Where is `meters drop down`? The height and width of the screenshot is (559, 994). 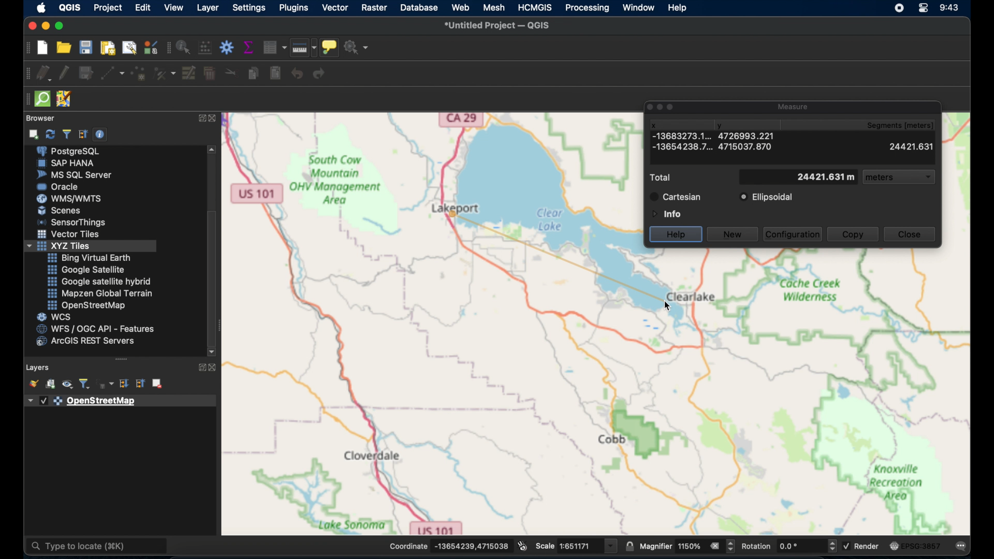 meters drop down is located at coordinates (900, 178).